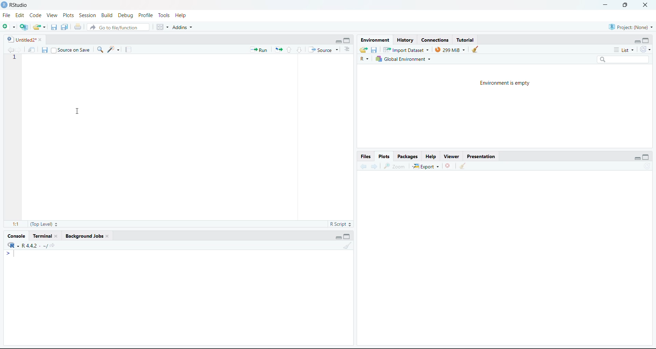 The height and width of the screenshot is (349, 656). Describe the element at coordinates (45, 50) in the screenshot. I see `save current document` at that location.